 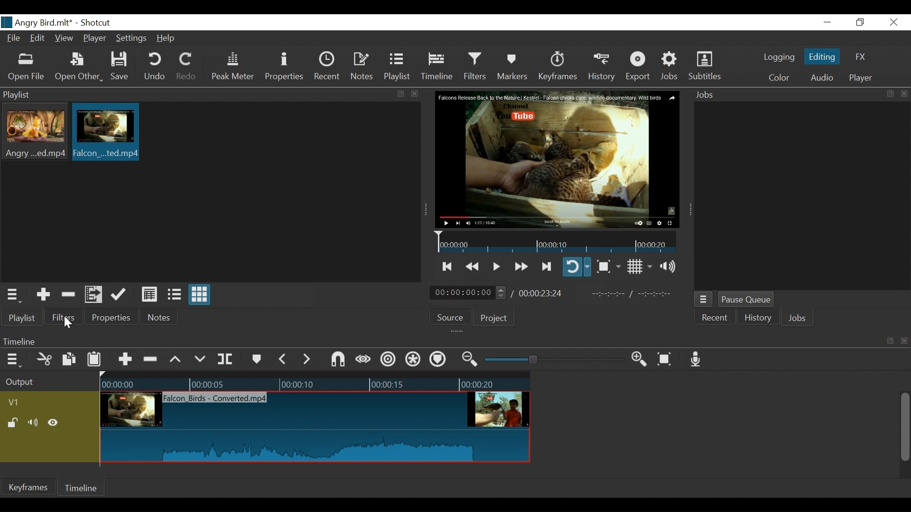 I want to click on View, so click(x=64, y=39).